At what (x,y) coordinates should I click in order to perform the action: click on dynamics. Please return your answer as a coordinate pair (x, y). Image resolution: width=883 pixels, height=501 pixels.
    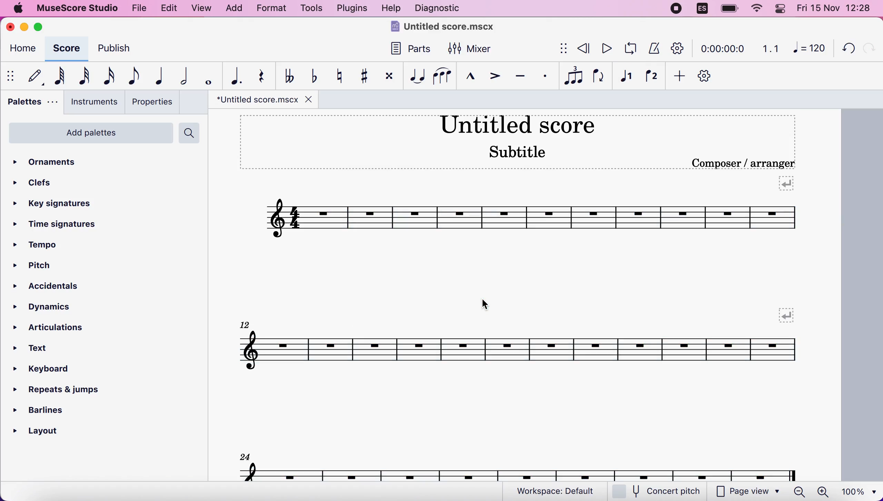
    Looking at the image, I should click on (51, 307).